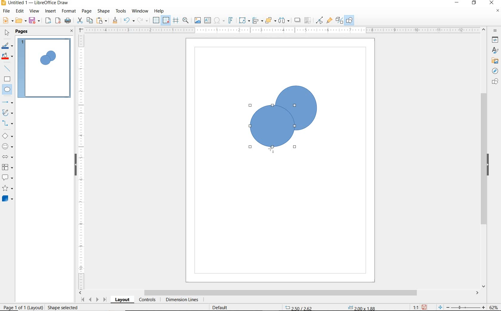  What do you see at coordinates (8, 57) in the screenshot?
I see `FILL COLOR` at bounding box center [8, 57].